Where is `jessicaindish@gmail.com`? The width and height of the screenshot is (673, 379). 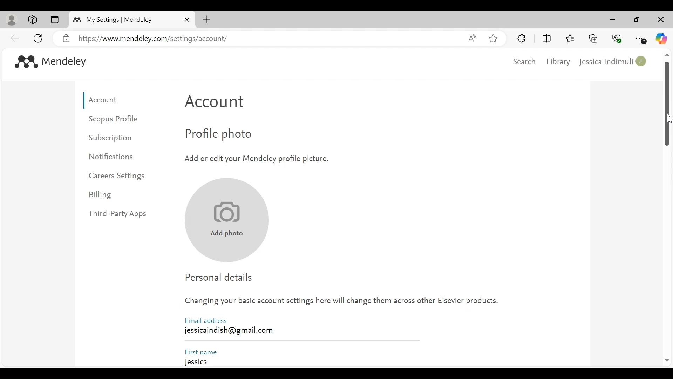
jessicaindish@gmail.com is located at coordinates (229, 331).